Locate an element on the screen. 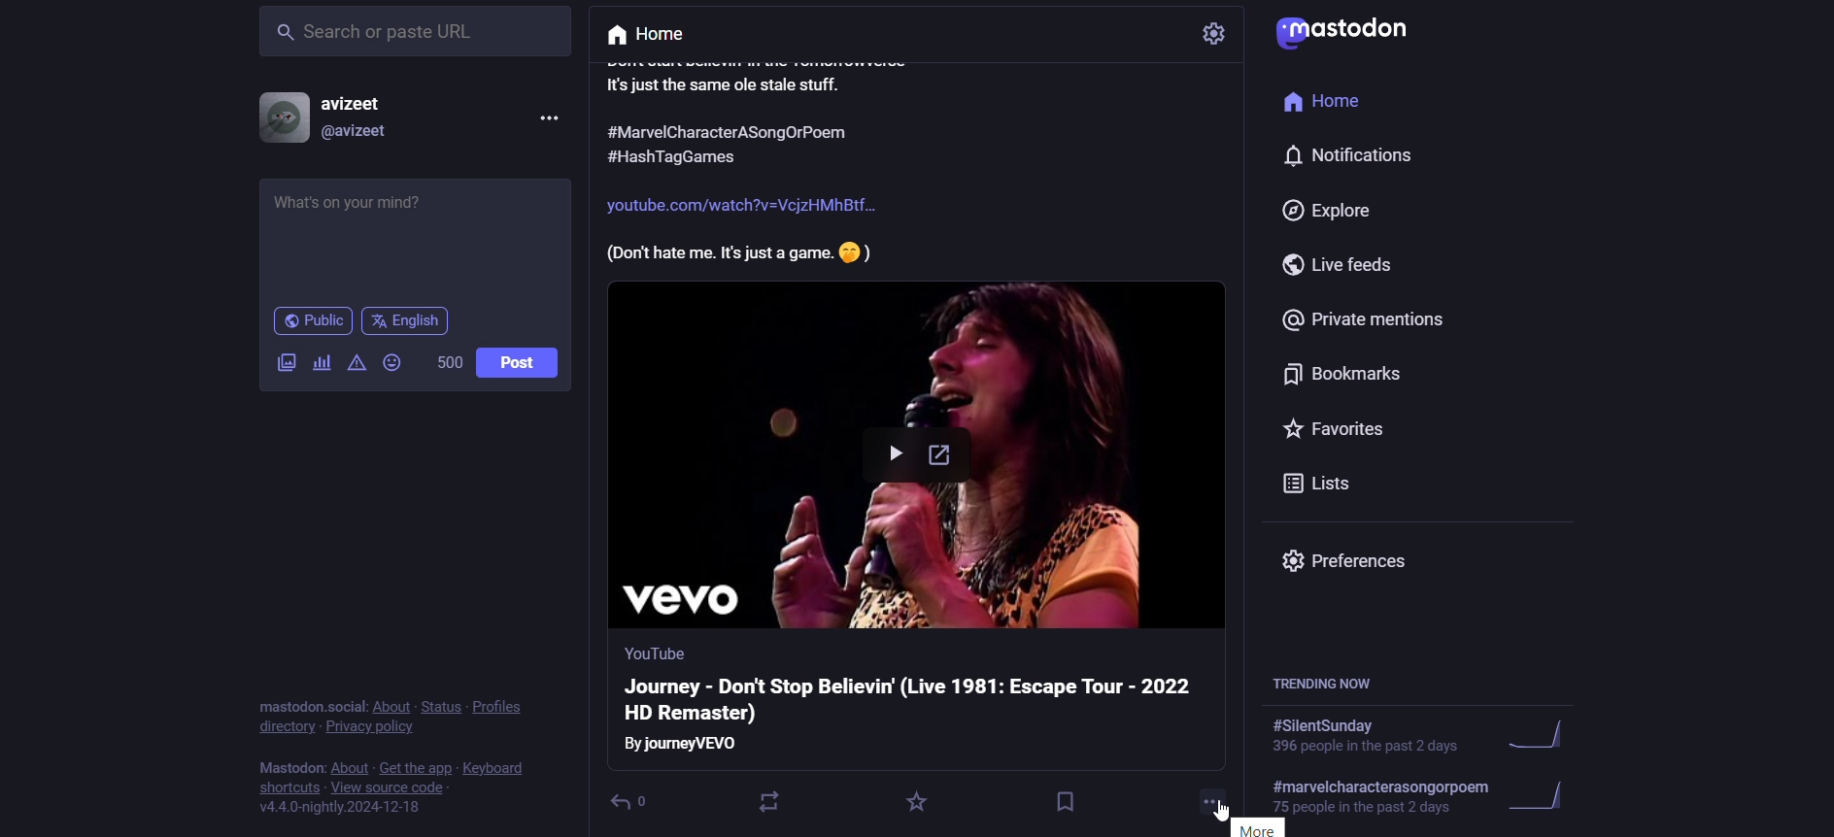 Image resolution: width=1834 pixels, height=837 pixels.  is located at coordinates (741, 207).